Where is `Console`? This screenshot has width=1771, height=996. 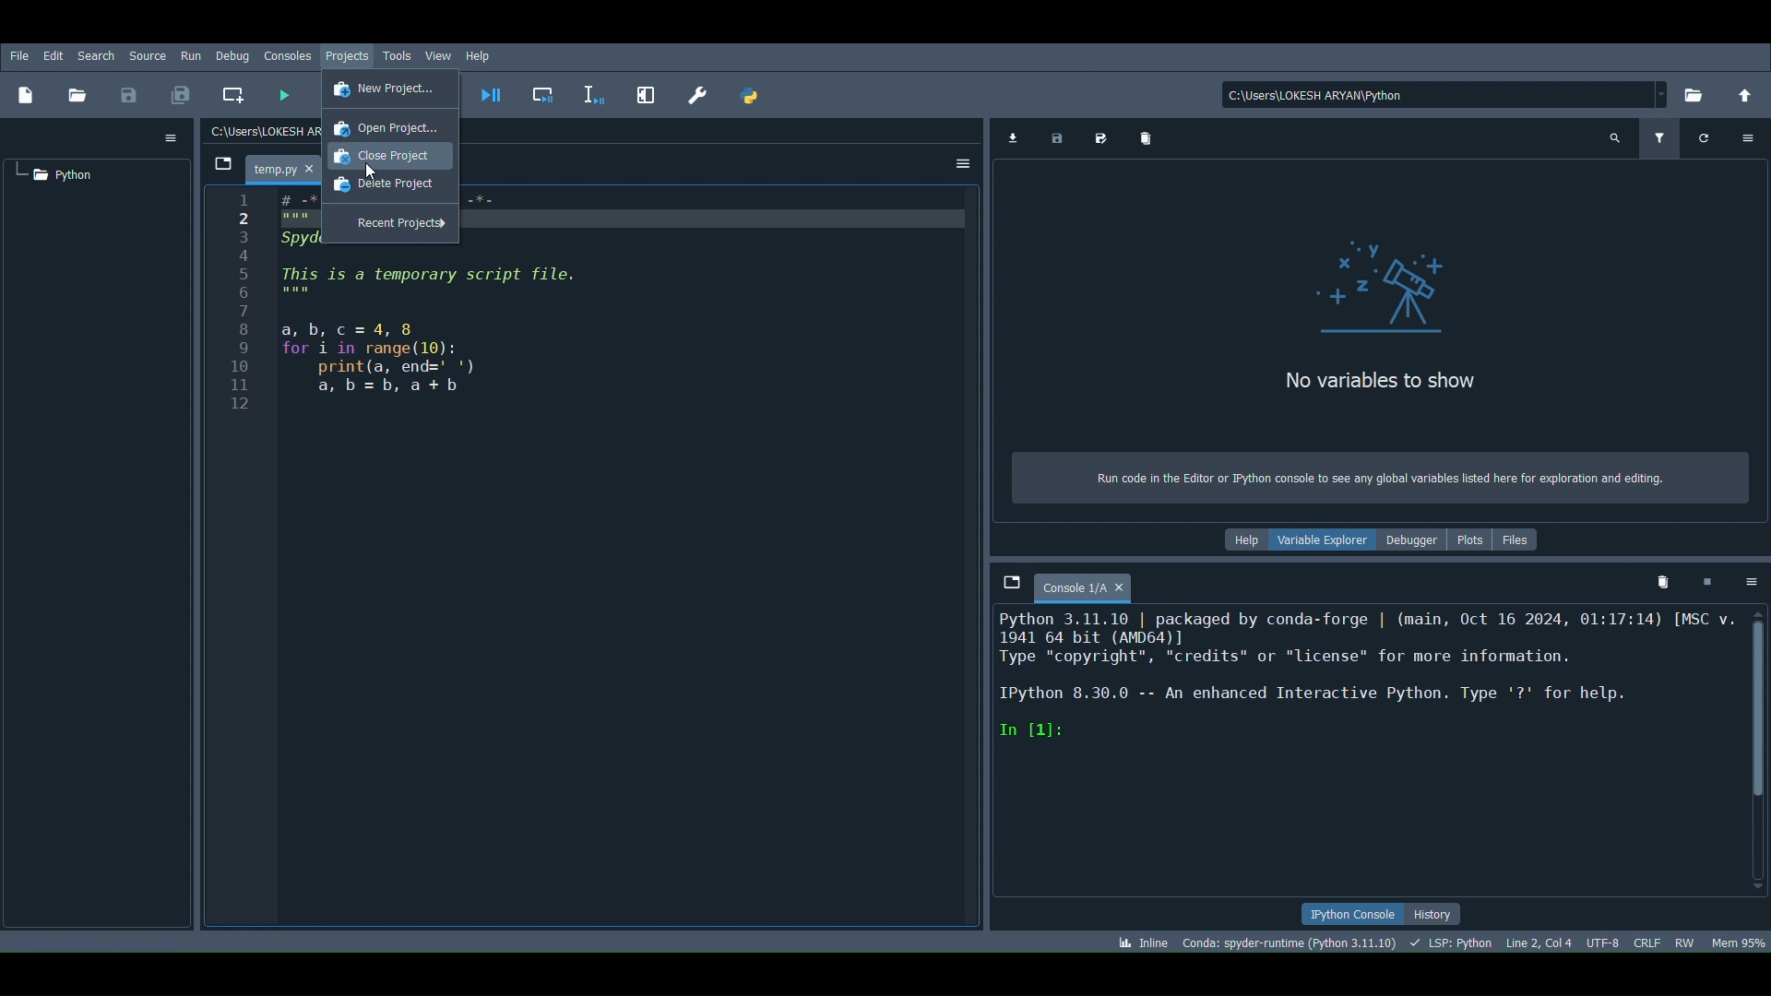
Console is located at coordinates (1363, 752).